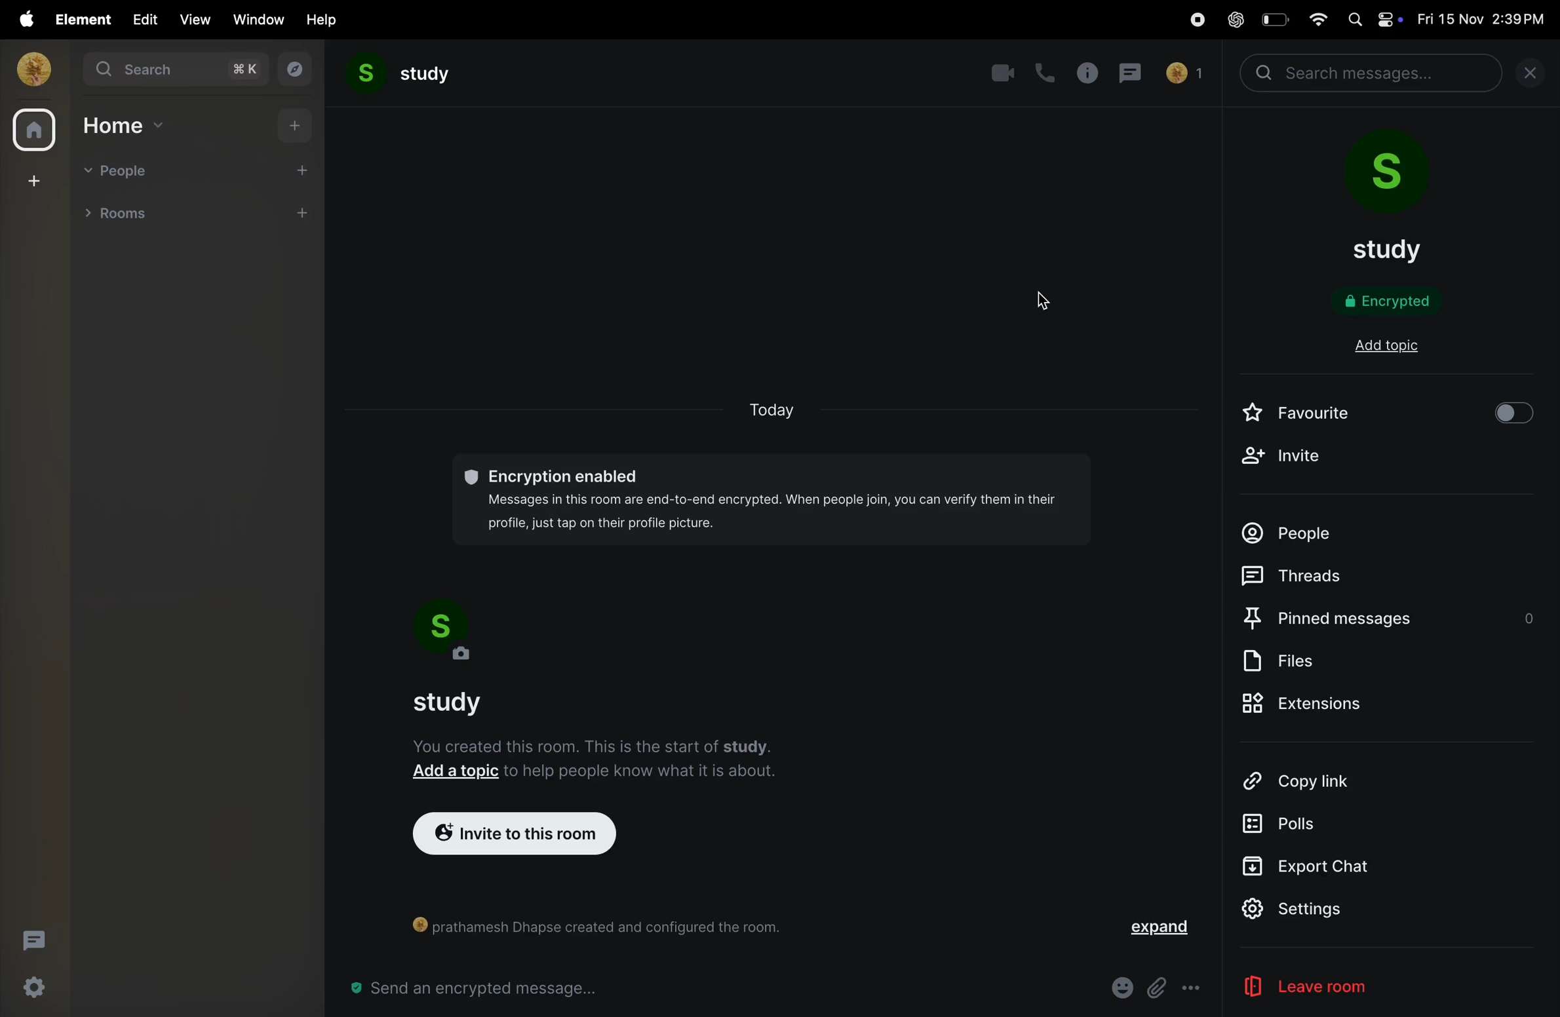 This screenshot has height=1017, width=1560. What do you see at coordinates (292, 69) in the screenshot?
I see `explore` at bounding box center [292, 69].